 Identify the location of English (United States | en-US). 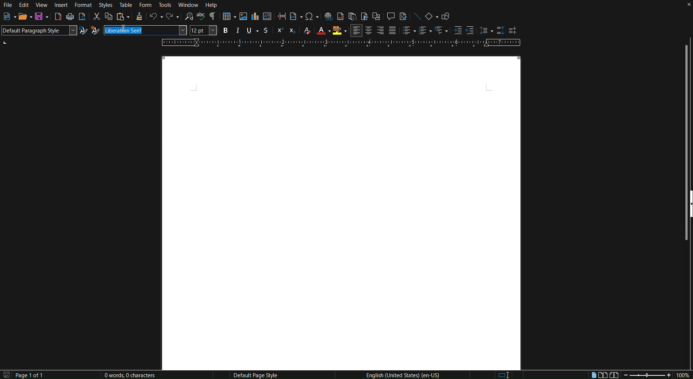
(404, 375).